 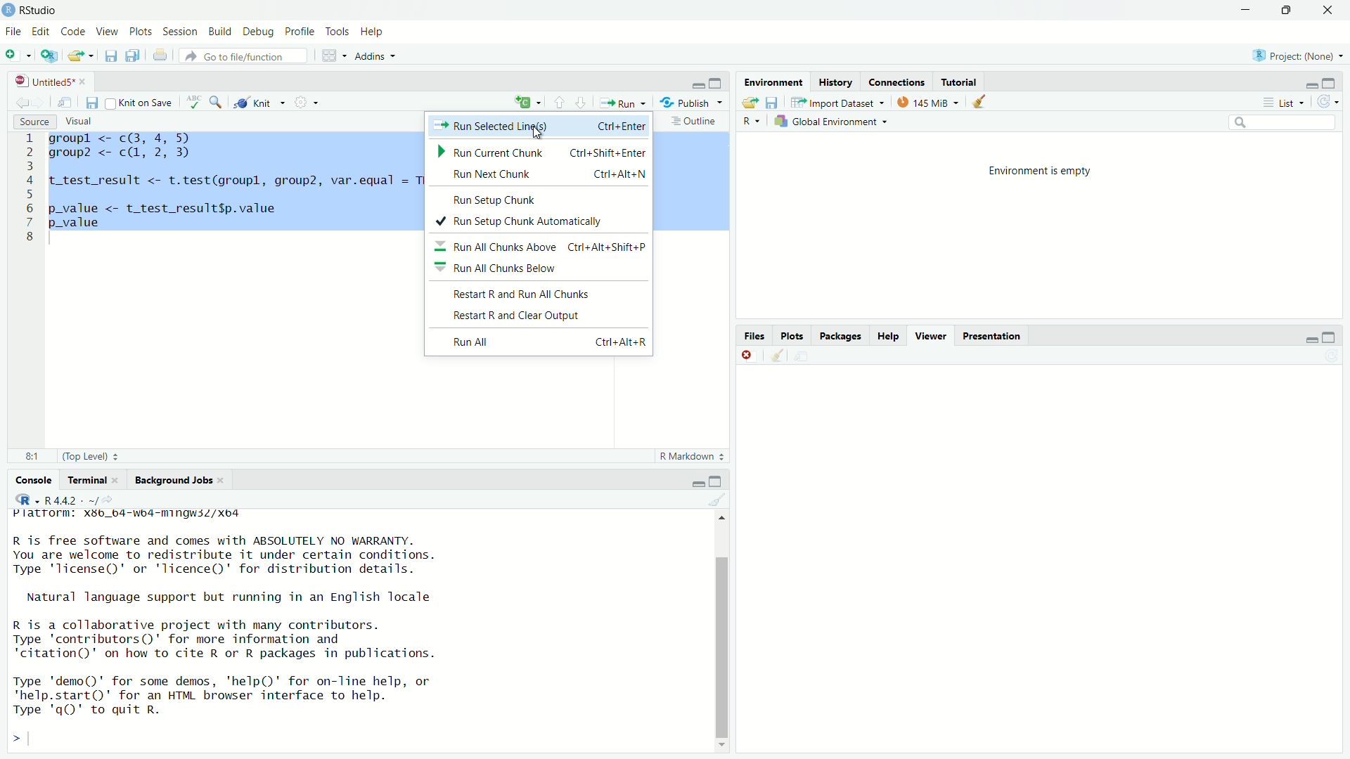 What do you see at coordinates (1332, 335) in the screenshot?
I see `maximise` at bounding box center [1332, 335].